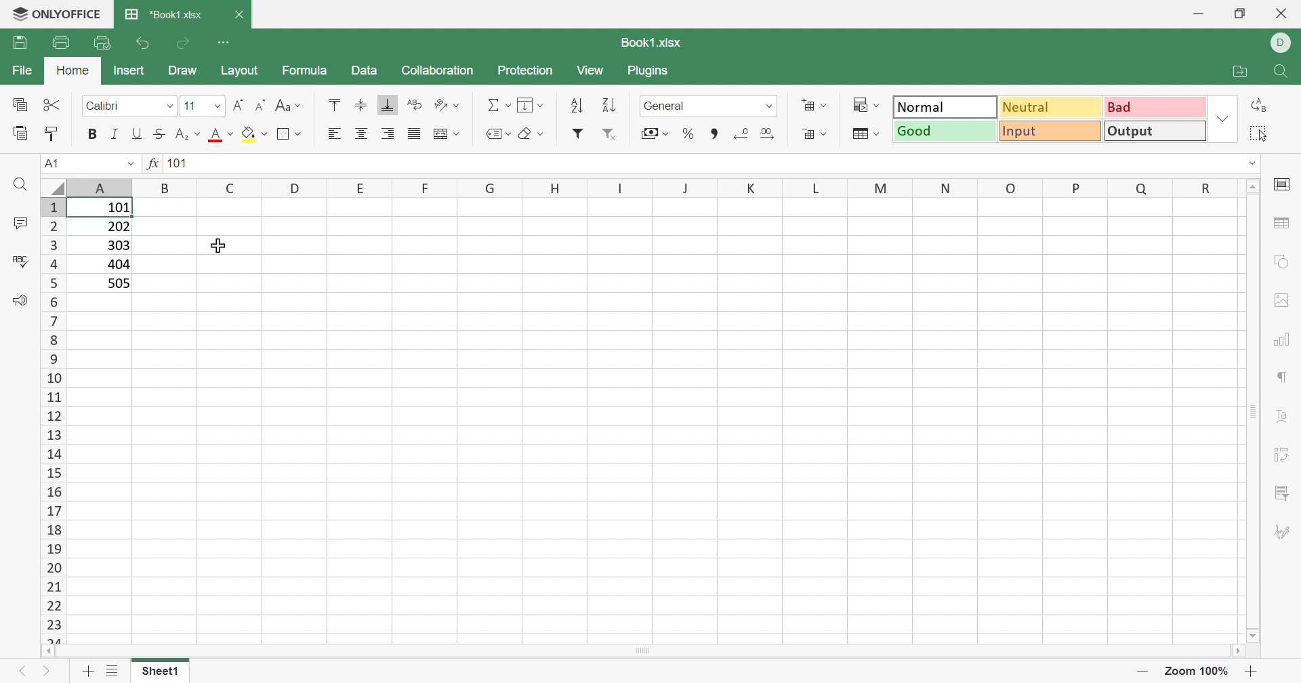 Image resolution: width=1301 pixels, height=683 pixels. I want to click on Column names, so click(652, 188).